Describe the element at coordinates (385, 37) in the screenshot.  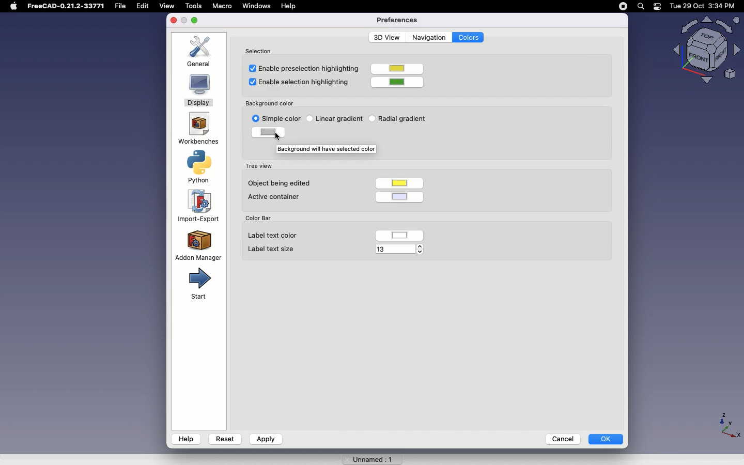
I see `3D View` at that location.